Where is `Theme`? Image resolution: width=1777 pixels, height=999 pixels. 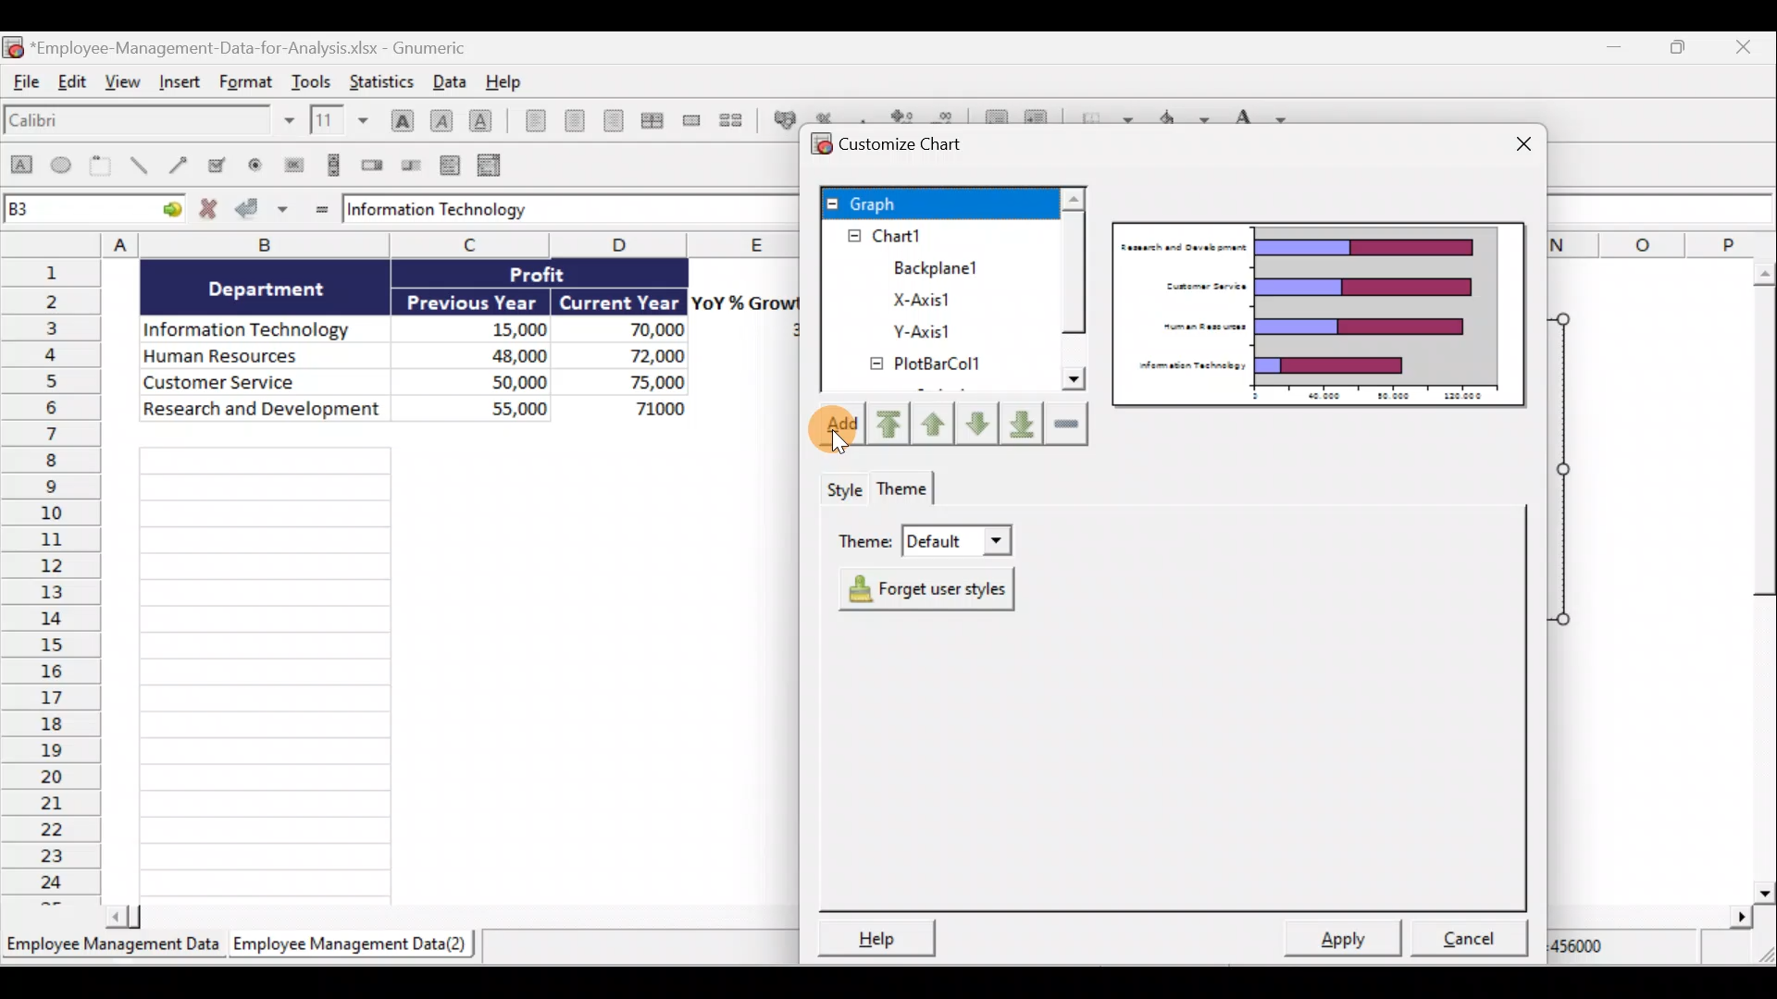 Theme is located at coordinates (904, 492).